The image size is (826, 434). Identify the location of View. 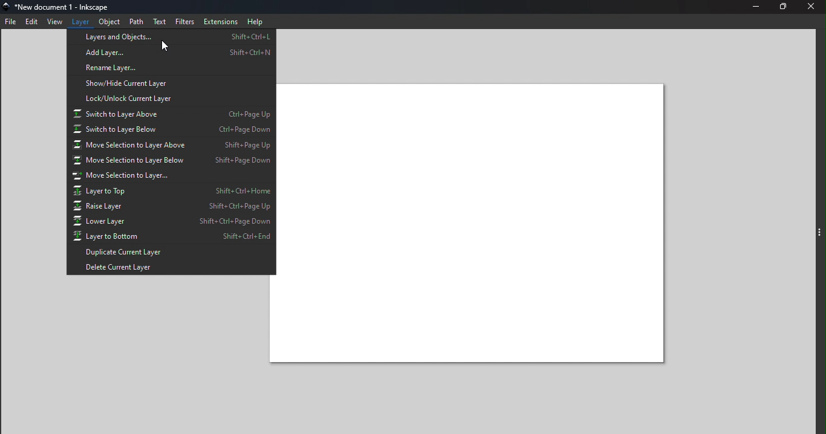
(53, 22).